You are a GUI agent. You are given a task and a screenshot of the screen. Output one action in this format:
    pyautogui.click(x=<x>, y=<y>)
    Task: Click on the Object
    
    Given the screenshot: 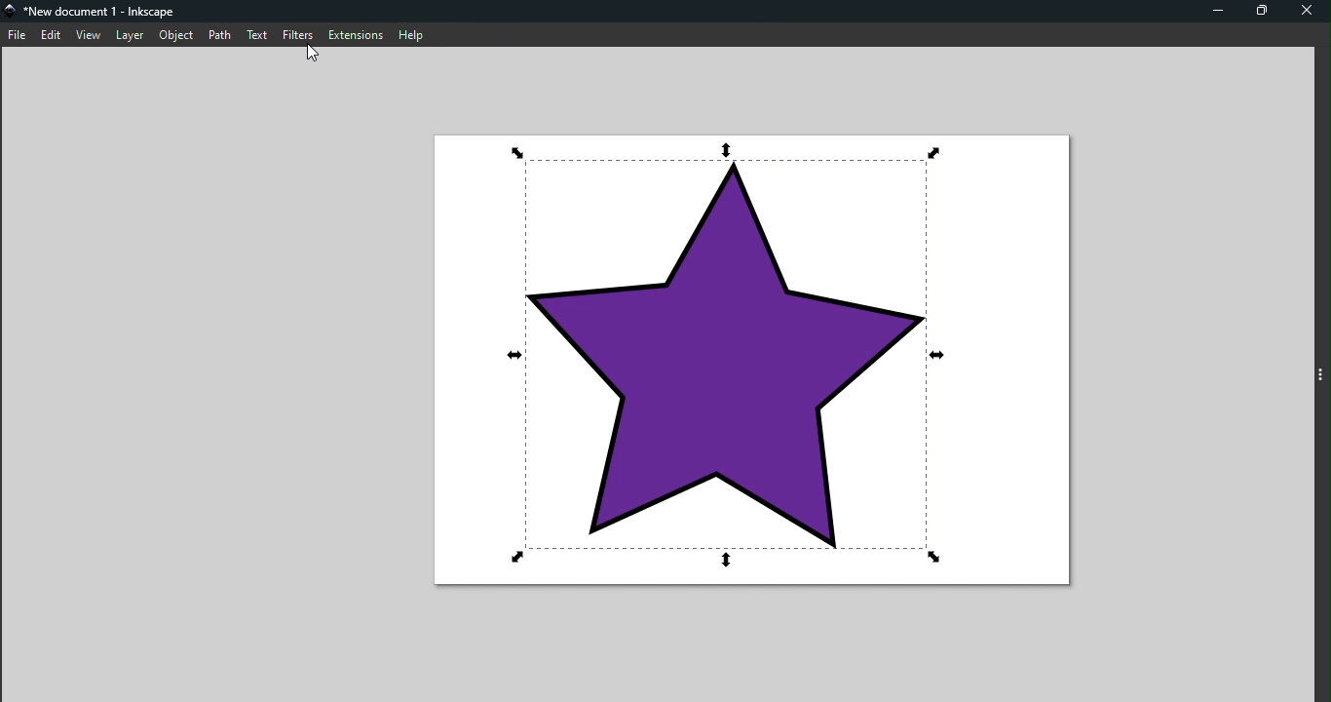 What is the action you would take?
    pyautogui.click(x=178, y=35)
    